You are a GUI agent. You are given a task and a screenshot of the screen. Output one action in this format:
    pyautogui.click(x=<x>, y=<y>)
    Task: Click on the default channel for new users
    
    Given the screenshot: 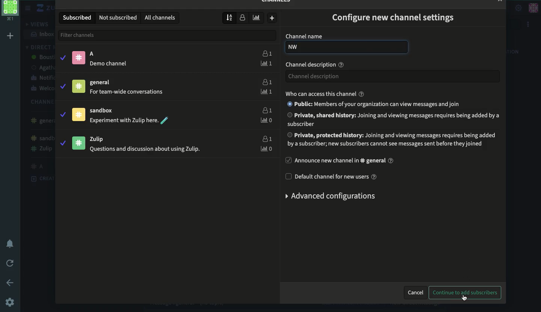 What is the action you would take?
    pyautogui.click(x=333, y=176)
    